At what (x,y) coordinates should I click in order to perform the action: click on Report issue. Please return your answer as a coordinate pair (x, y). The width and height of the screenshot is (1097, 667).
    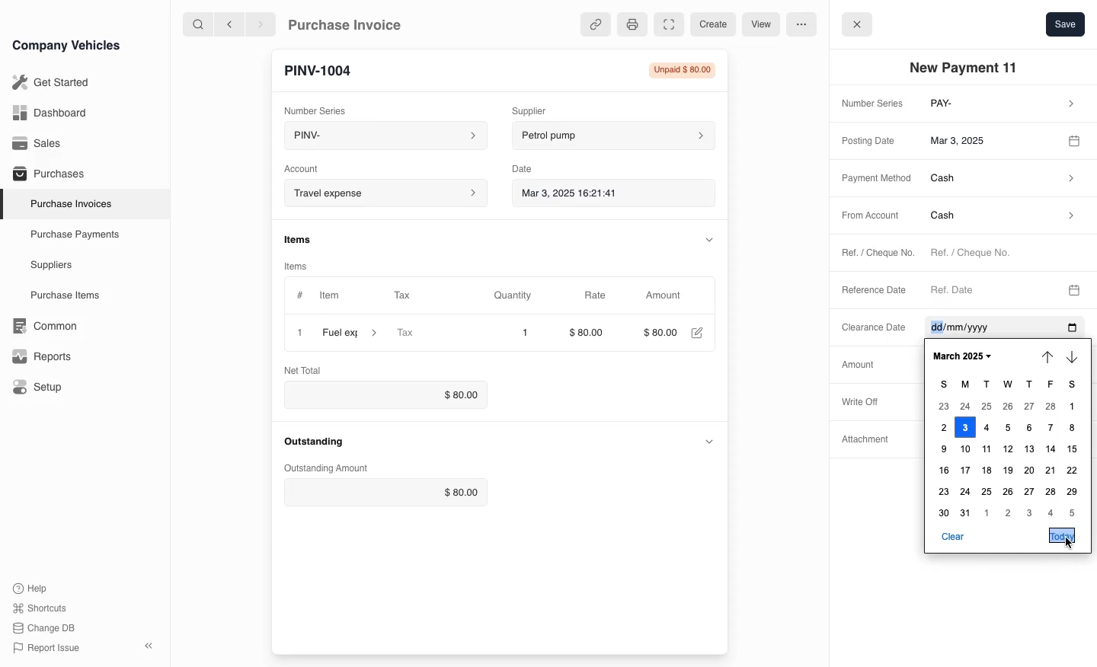
    Looking at the image, I should click on (49, 649).